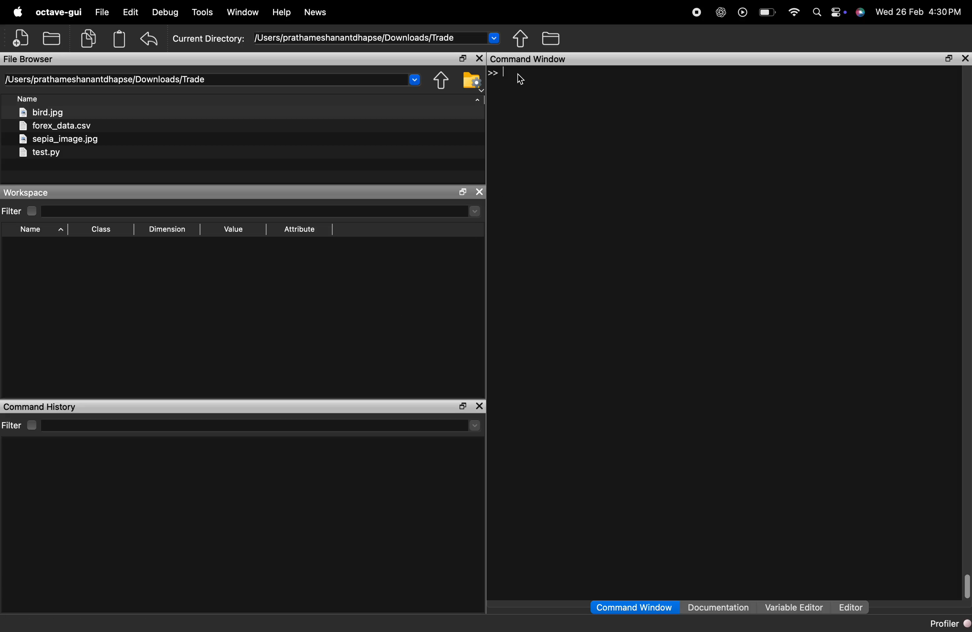 The image size is (972, 632). I want to click on open in separate window, so click(462, 58).